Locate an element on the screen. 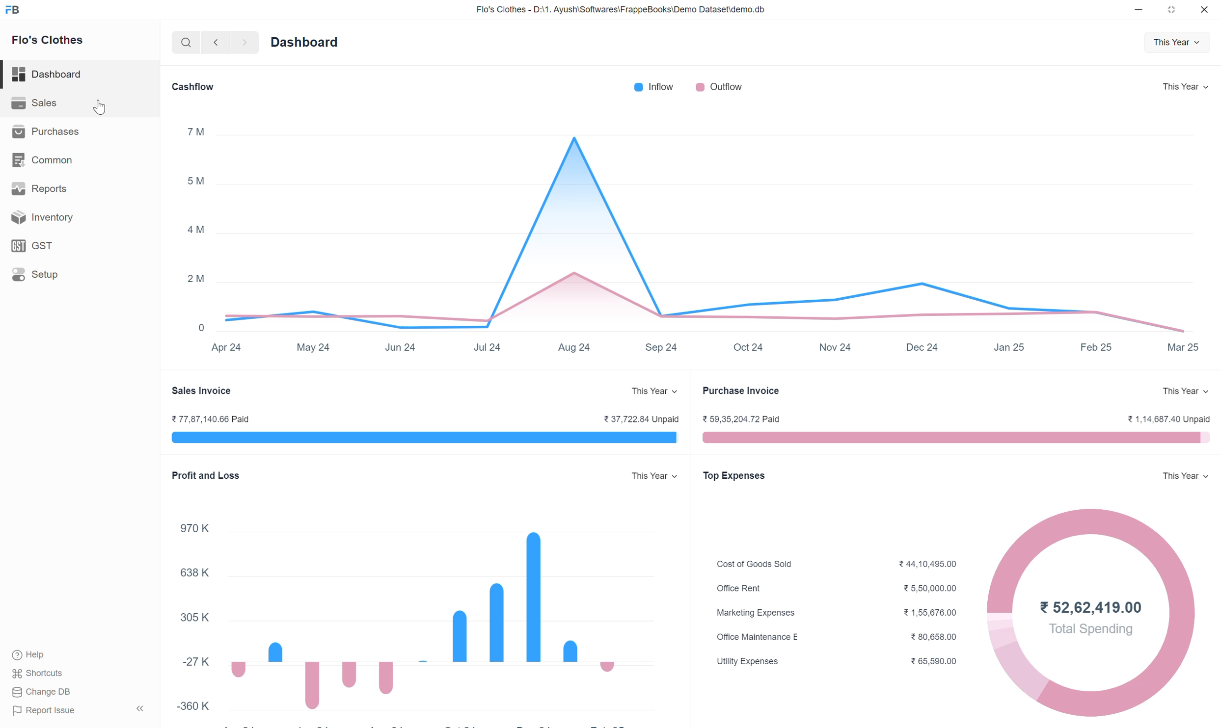 The width and height of the screenshot is (1221, 728). This Year v is located at coordinates (1181, 476).